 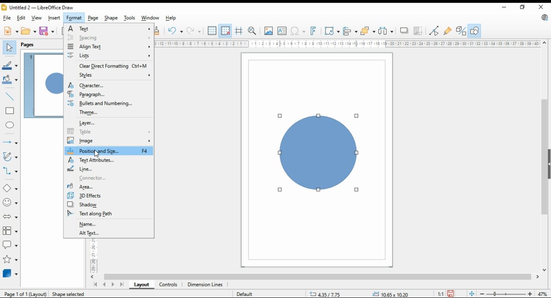 I want to click on mouse pointer, so click(x=96, y=153).